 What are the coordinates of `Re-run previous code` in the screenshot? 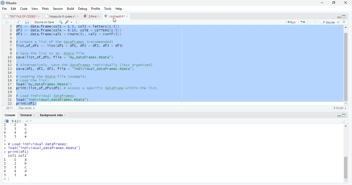 It's located at (302, 22).